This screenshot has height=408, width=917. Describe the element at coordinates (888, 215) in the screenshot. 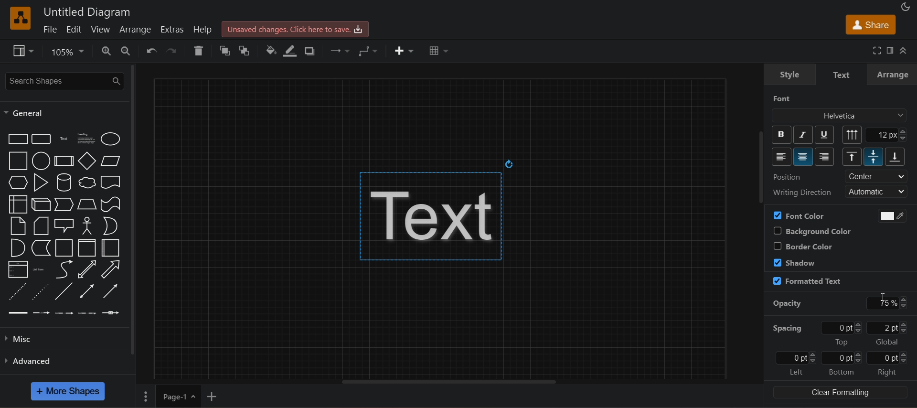

I see `use black and white` at that location.